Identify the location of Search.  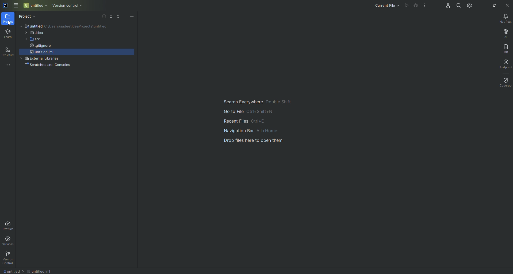
(458, 6).